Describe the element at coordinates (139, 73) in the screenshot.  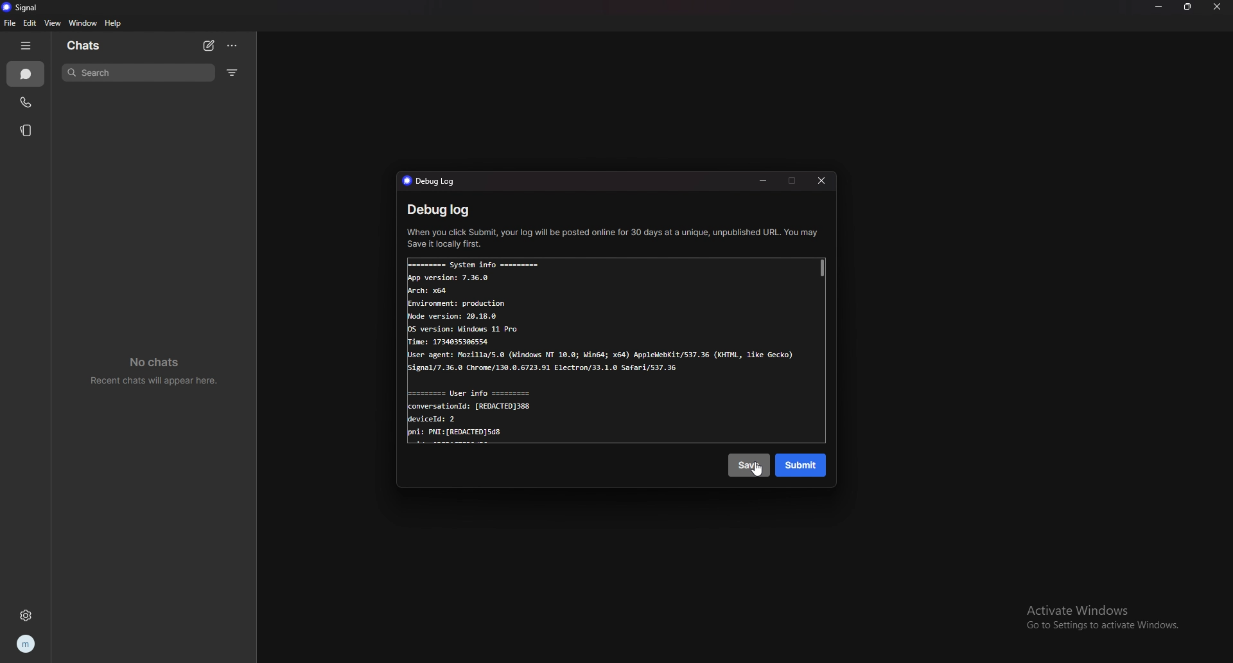
I see `search` at that location.